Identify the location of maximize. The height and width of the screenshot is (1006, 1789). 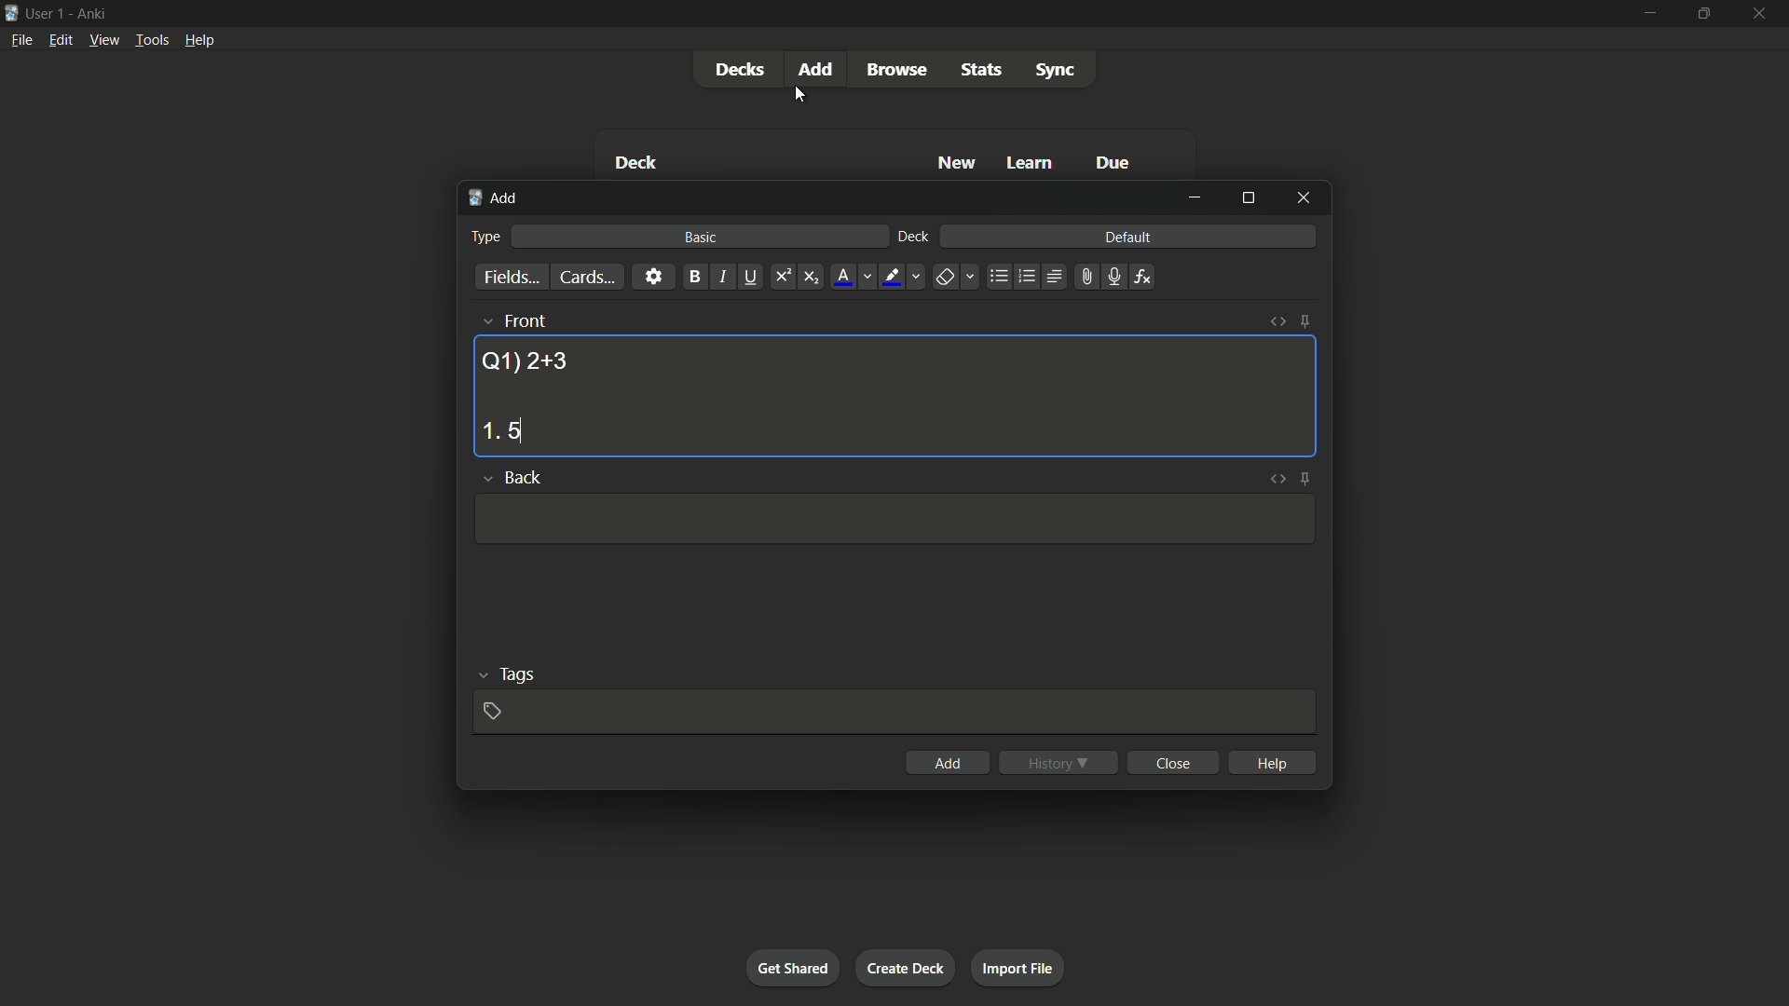
(1248, 197).